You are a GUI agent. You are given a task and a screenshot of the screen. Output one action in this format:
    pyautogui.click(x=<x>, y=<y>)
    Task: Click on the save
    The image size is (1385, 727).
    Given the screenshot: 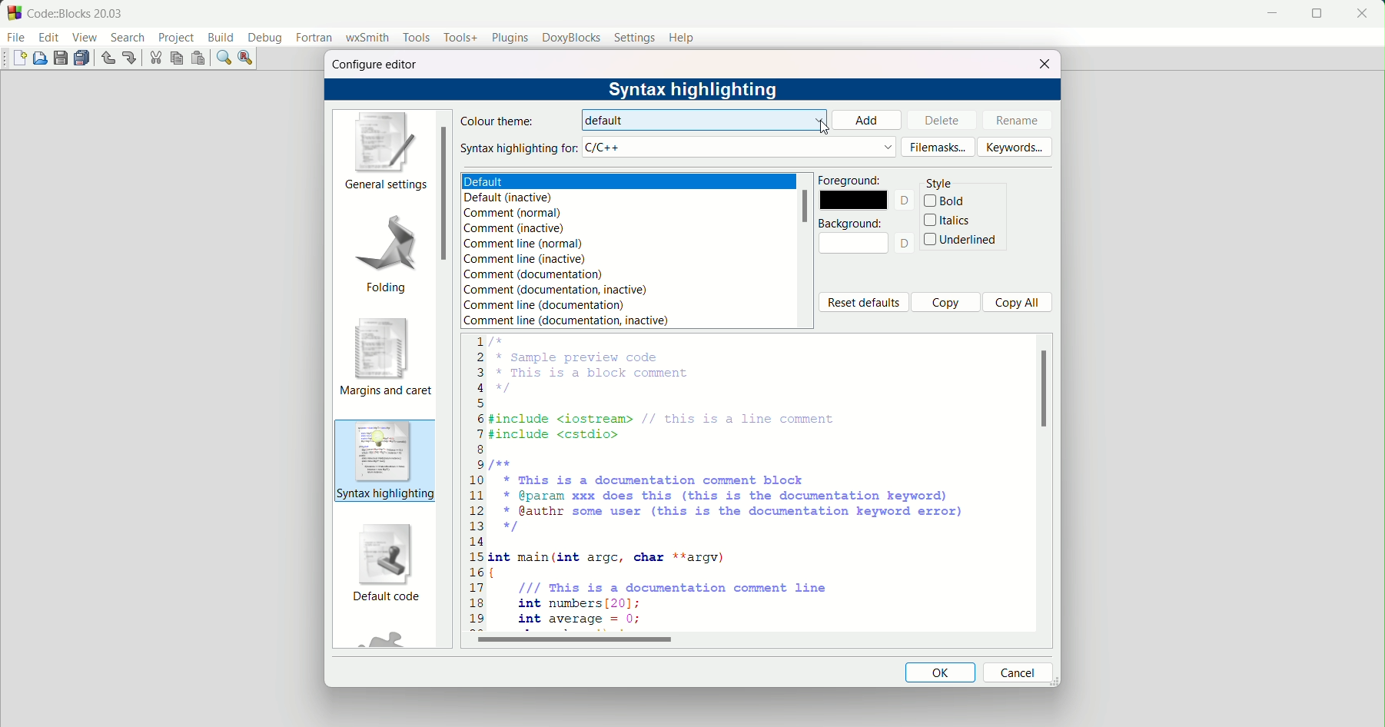 What is the action you would take?
    pyautogui.click(x=61, y=57)
    